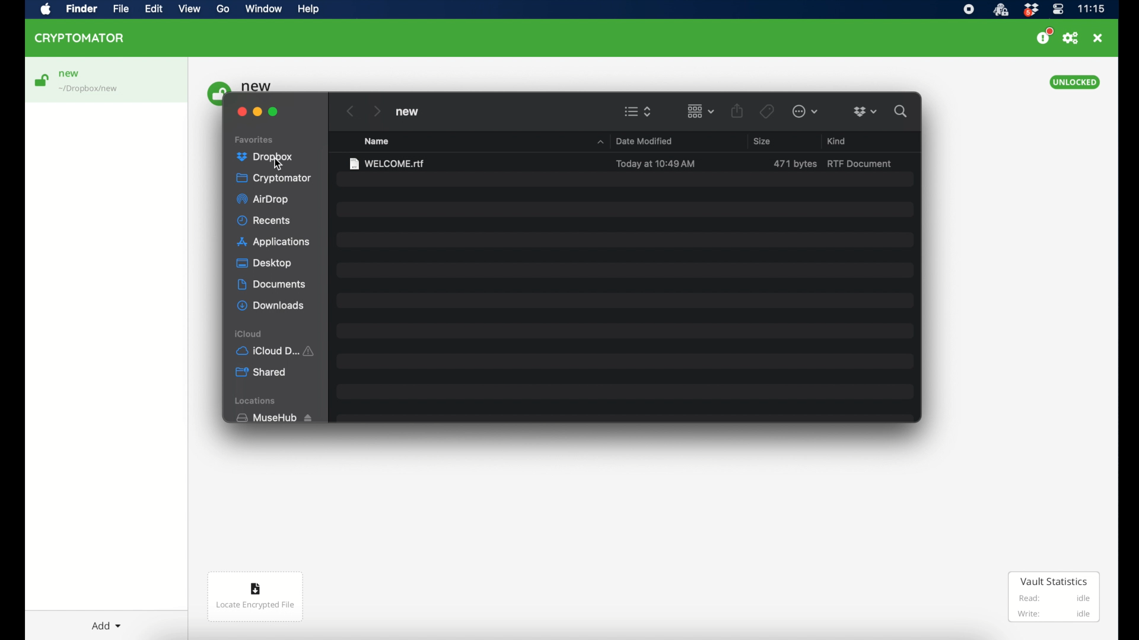  Describe the element at coordinates (273, 418) in the screenshot. I see `muse hub` at that location.